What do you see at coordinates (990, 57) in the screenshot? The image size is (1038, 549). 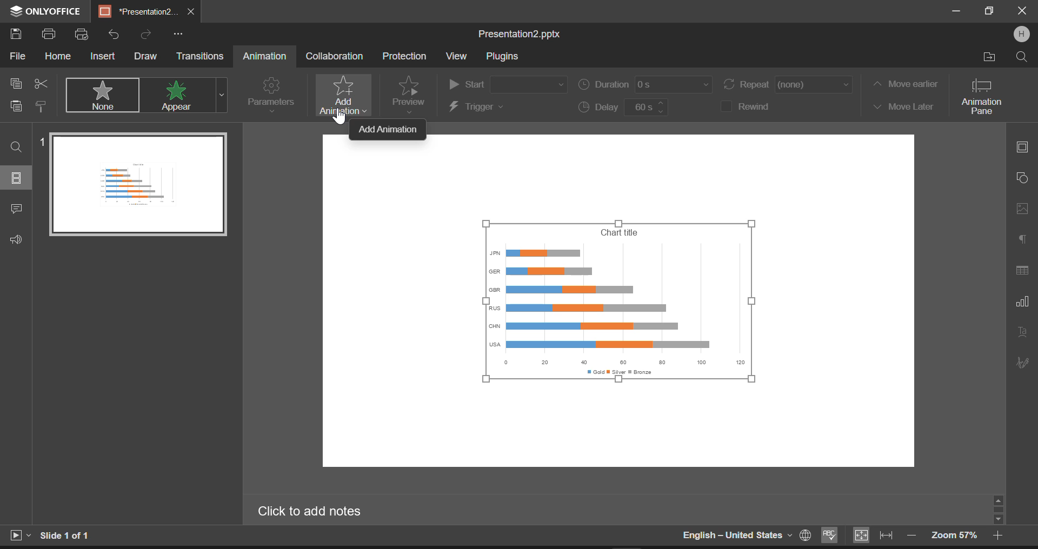 I see `Open file Location` at bounding box center [990, 57].